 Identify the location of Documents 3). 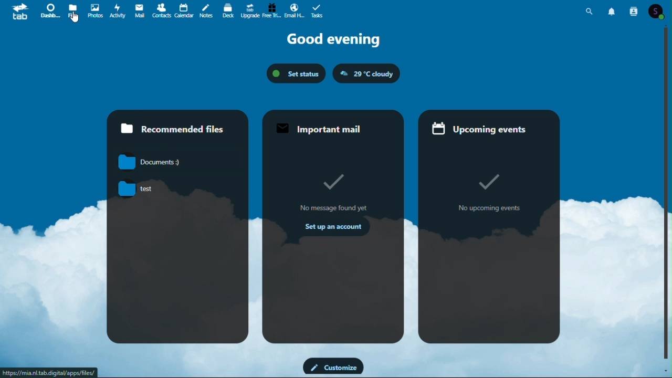
(157, 162).